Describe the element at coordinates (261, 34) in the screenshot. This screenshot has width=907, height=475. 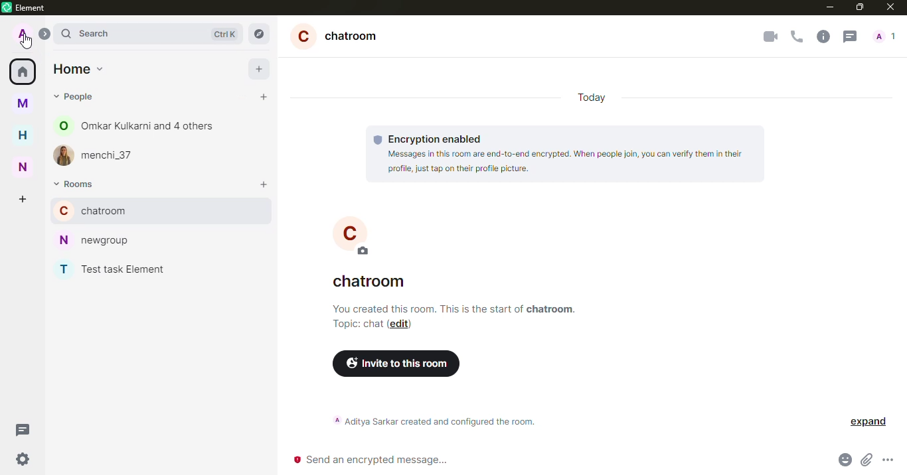
I see `explore rooms` at that location.